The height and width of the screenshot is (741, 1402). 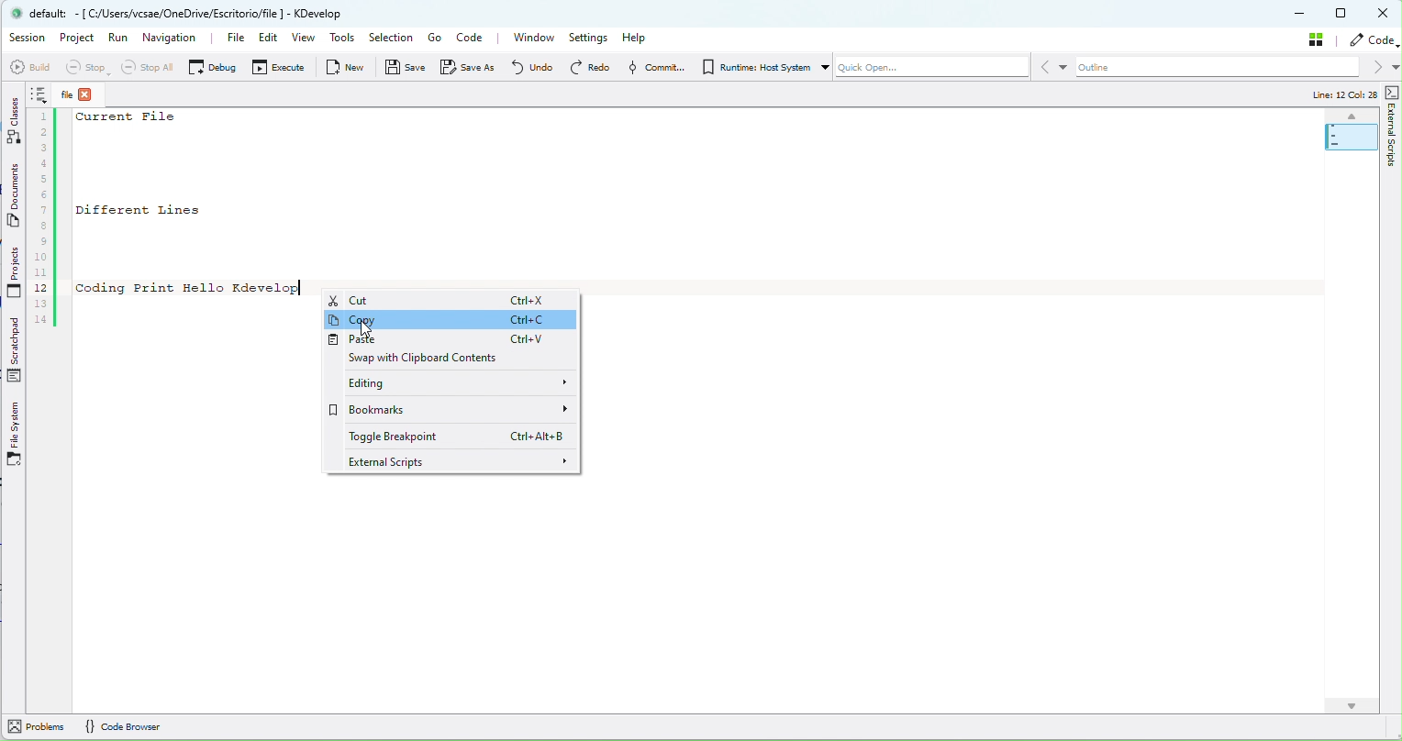 What do you see at coordinates (472, 67) in the screenshot?
I see `Save as` at bounding box center [472, 67].